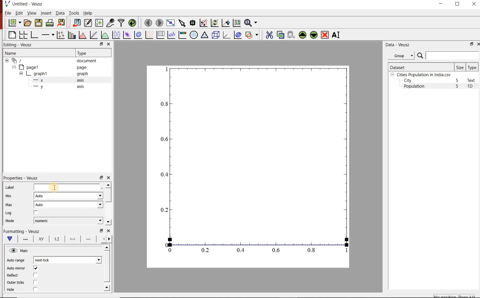 The height and width of the screenshot is (298, 480). What do you see at coordinates (82, 35) in the screenshot?
I see `histogram of a dataset` at bounding box center [82, 35].